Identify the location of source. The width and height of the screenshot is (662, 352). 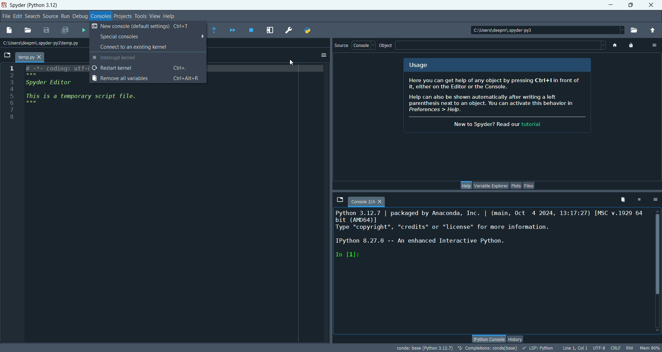
(341, 46).